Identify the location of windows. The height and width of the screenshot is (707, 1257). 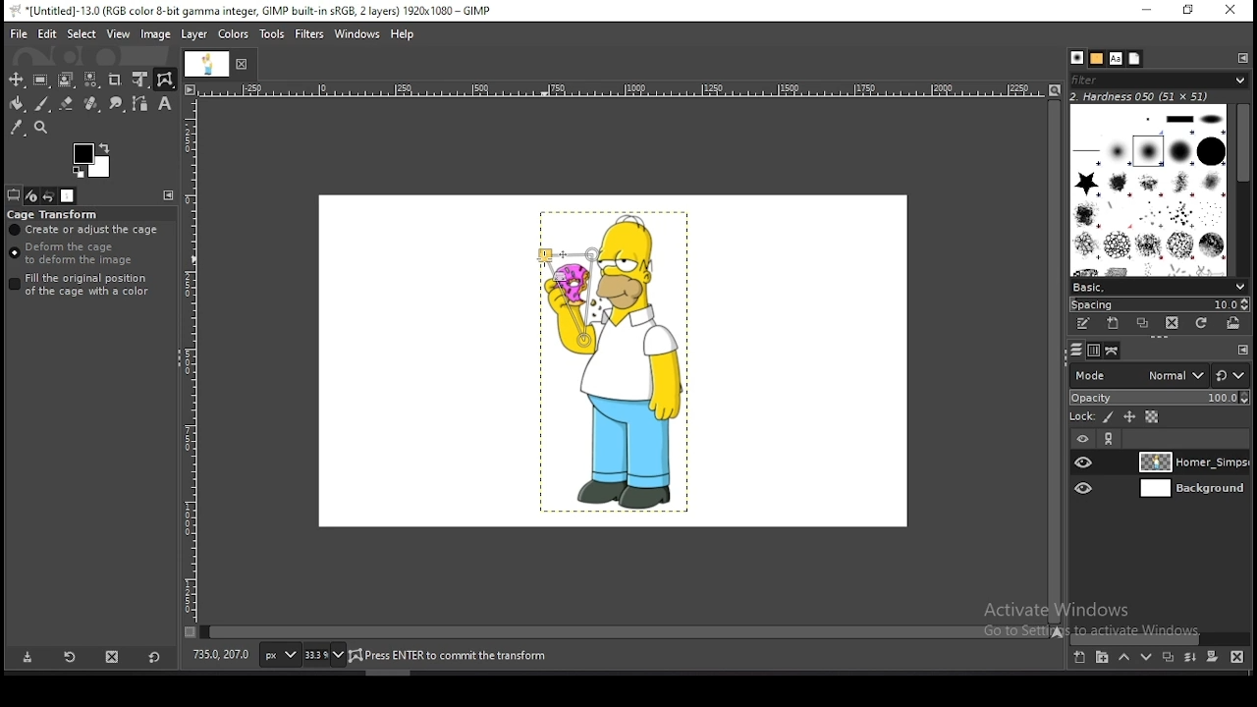
(357, 32).